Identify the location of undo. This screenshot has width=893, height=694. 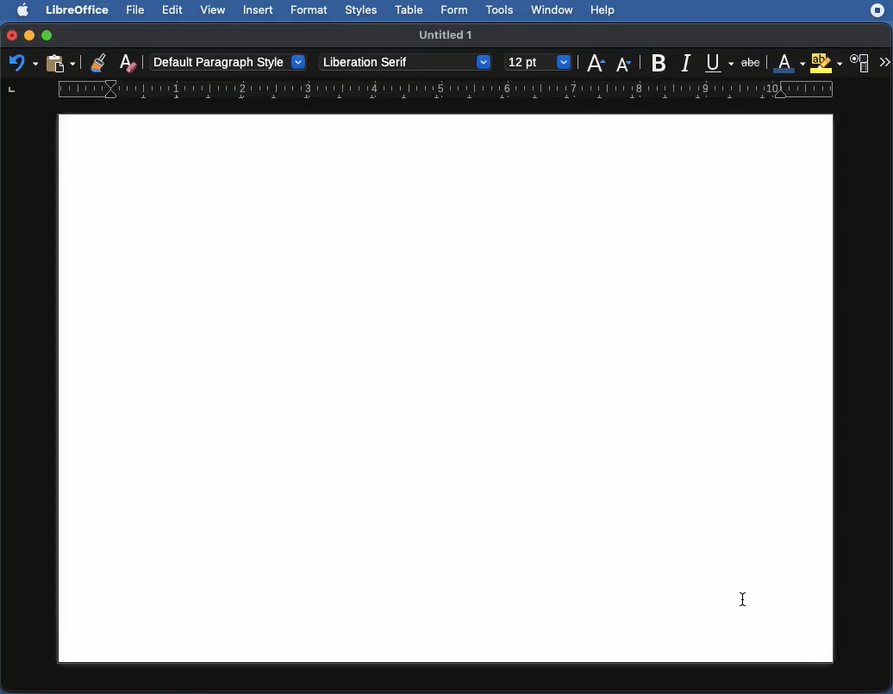
(20, 66).